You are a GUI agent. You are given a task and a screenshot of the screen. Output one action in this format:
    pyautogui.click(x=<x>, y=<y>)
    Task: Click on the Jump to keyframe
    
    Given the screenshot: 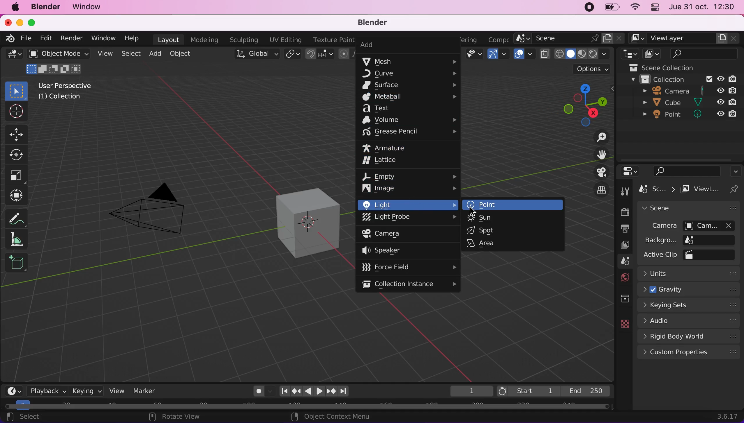 What is the action you would take?
    pyautogui.click(x=332, y=392)
    